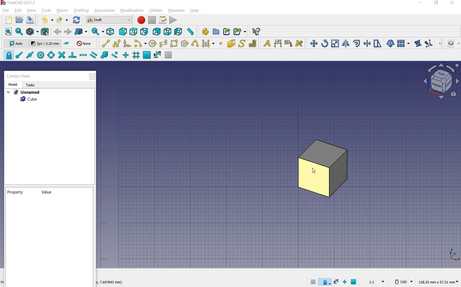  What do you see at coordinates (32, 10) in the screenshot?
I see `view` at bounding box center [32, 10].